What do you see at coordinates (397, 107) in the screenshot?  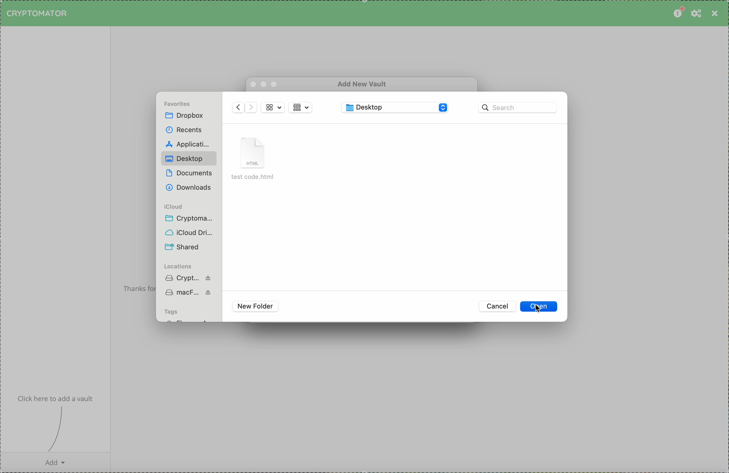 I see `desktop folder` at bounding box center [397, 107].